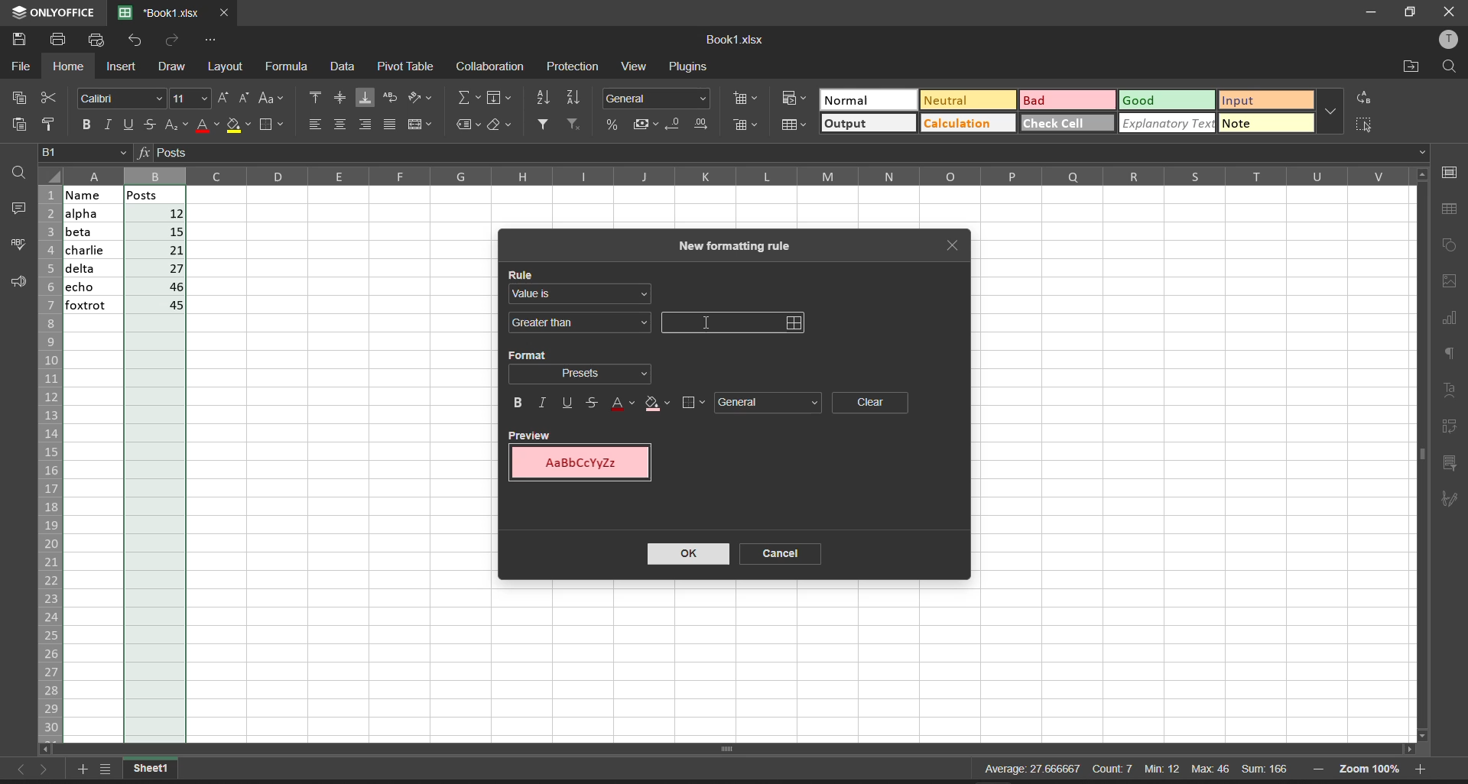  Describe the element at coordinates (71, 68) in the screenshot. I see `home` at that location.